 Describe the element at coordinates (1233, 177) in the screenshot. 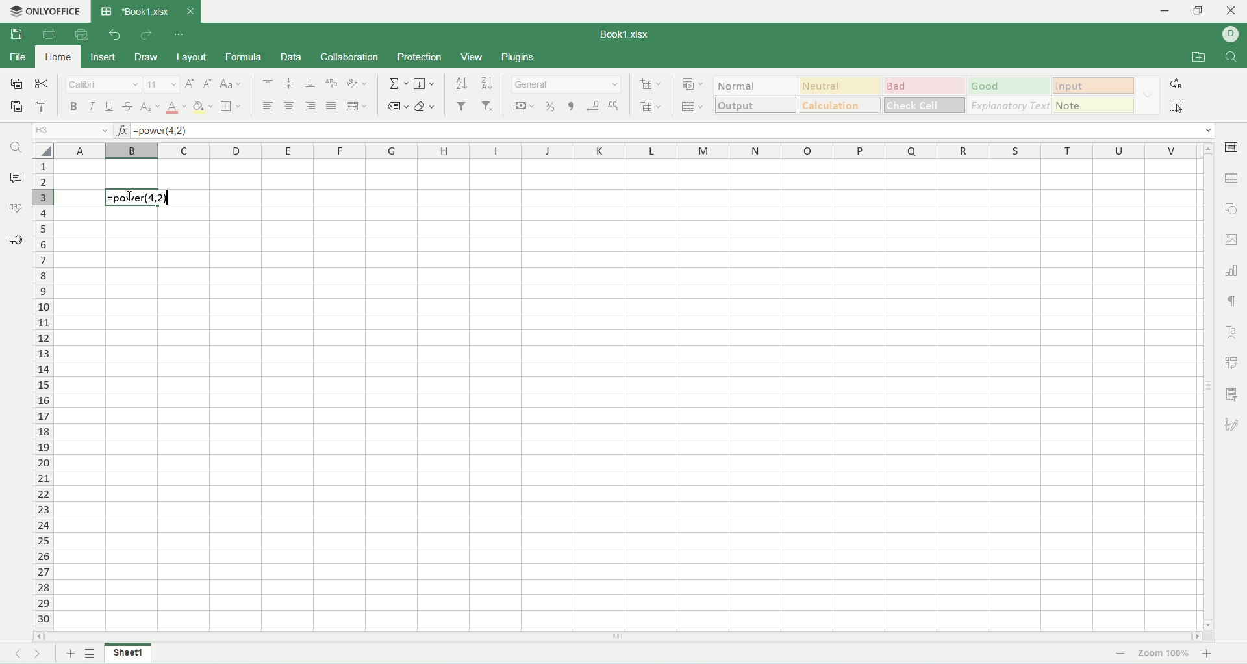

I see `table setting` at that location.